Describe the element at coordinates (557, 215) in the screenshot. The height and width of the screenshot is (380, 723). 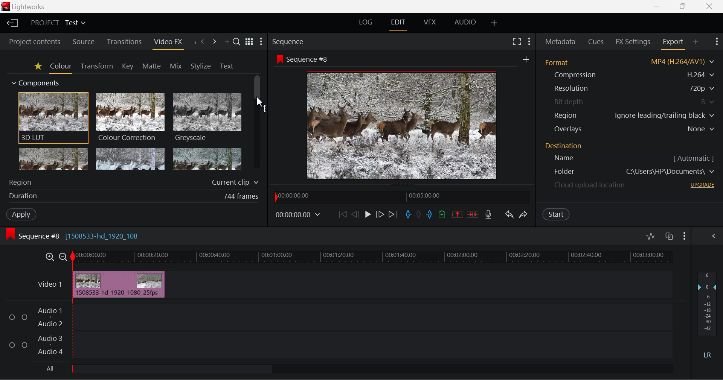
I see `Start` at that location.